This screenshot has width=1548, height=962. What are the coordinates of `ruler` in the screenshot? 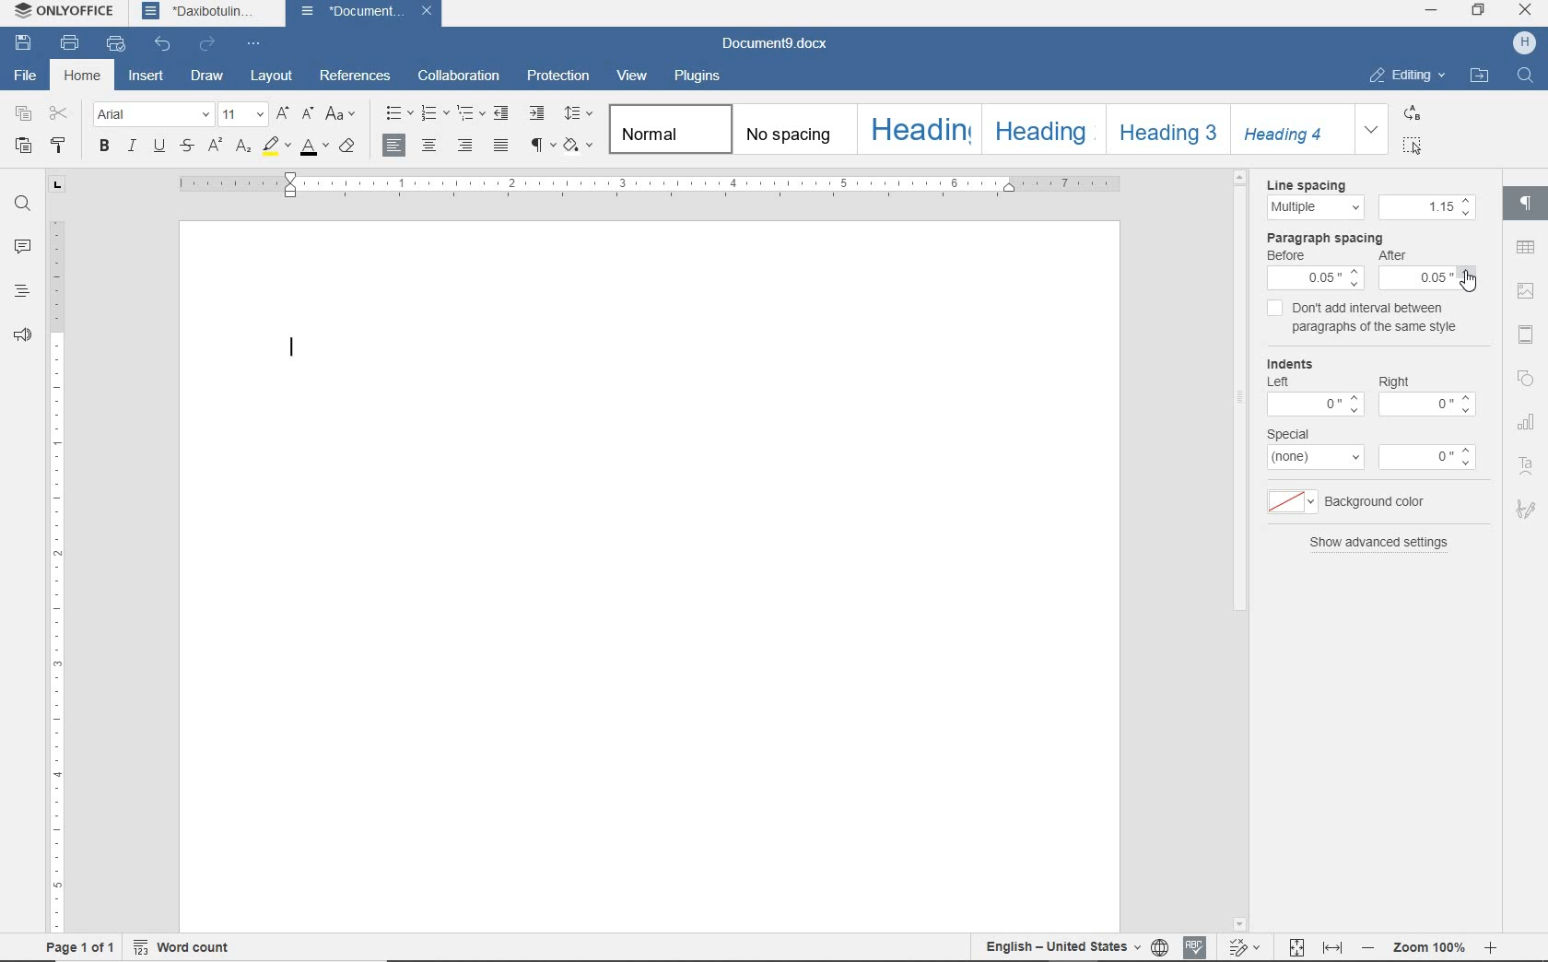 It's located at (651, 184).